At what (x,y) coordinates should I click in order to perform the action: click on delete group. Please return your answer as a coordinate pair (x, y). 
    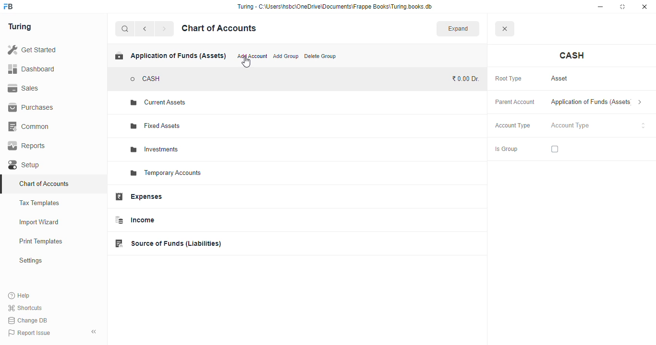
    Looking at the image, I should click on (320, 56).